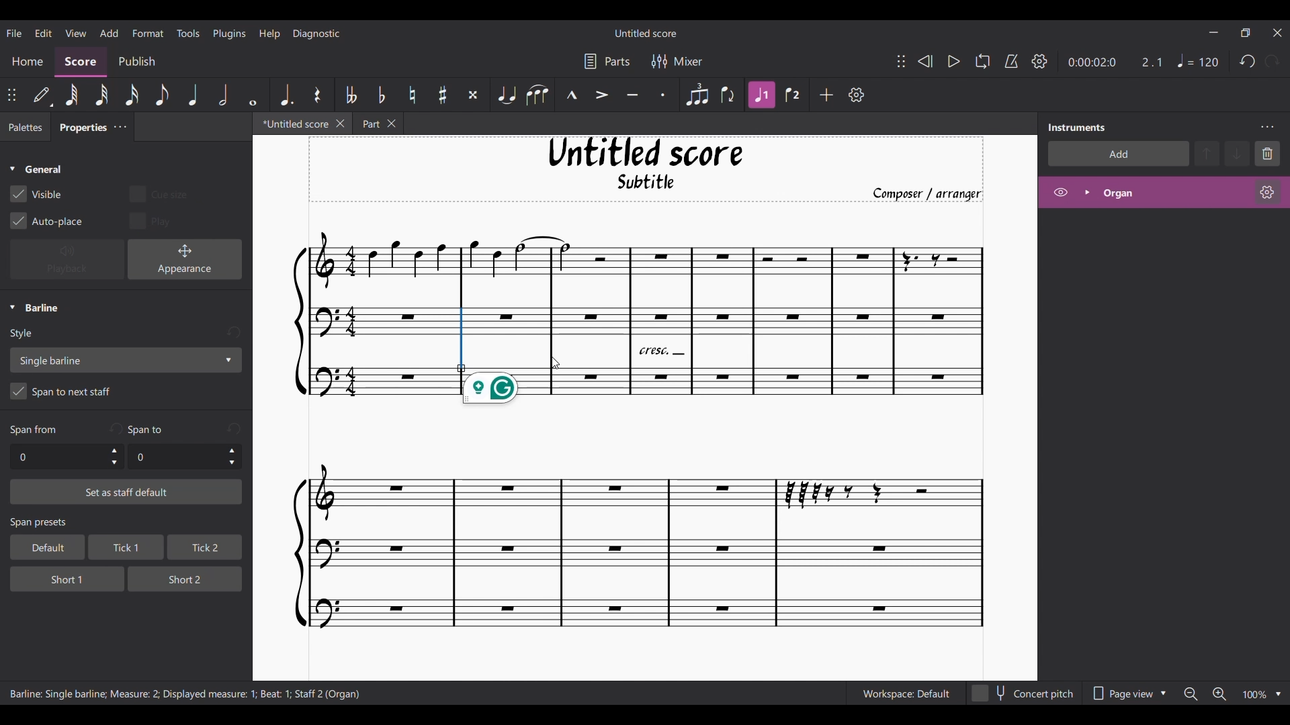 This screenshot has height=725, width=1290. Describe the element at coordinates (317, 95) in the screenshot. I see `Rest` at that location.